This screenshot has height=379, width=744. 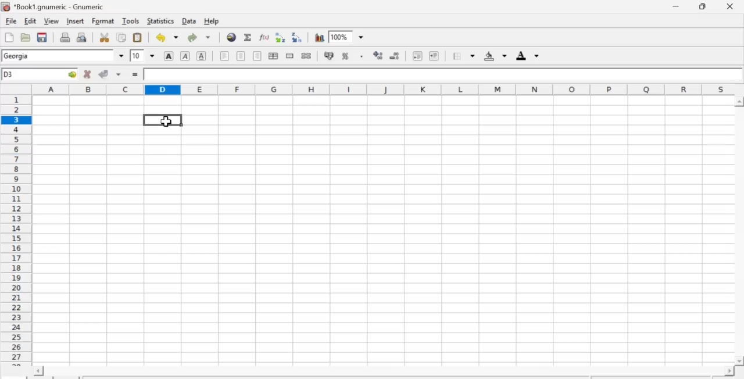 I want to click on Decrease indent, so click(x=417, y=56).